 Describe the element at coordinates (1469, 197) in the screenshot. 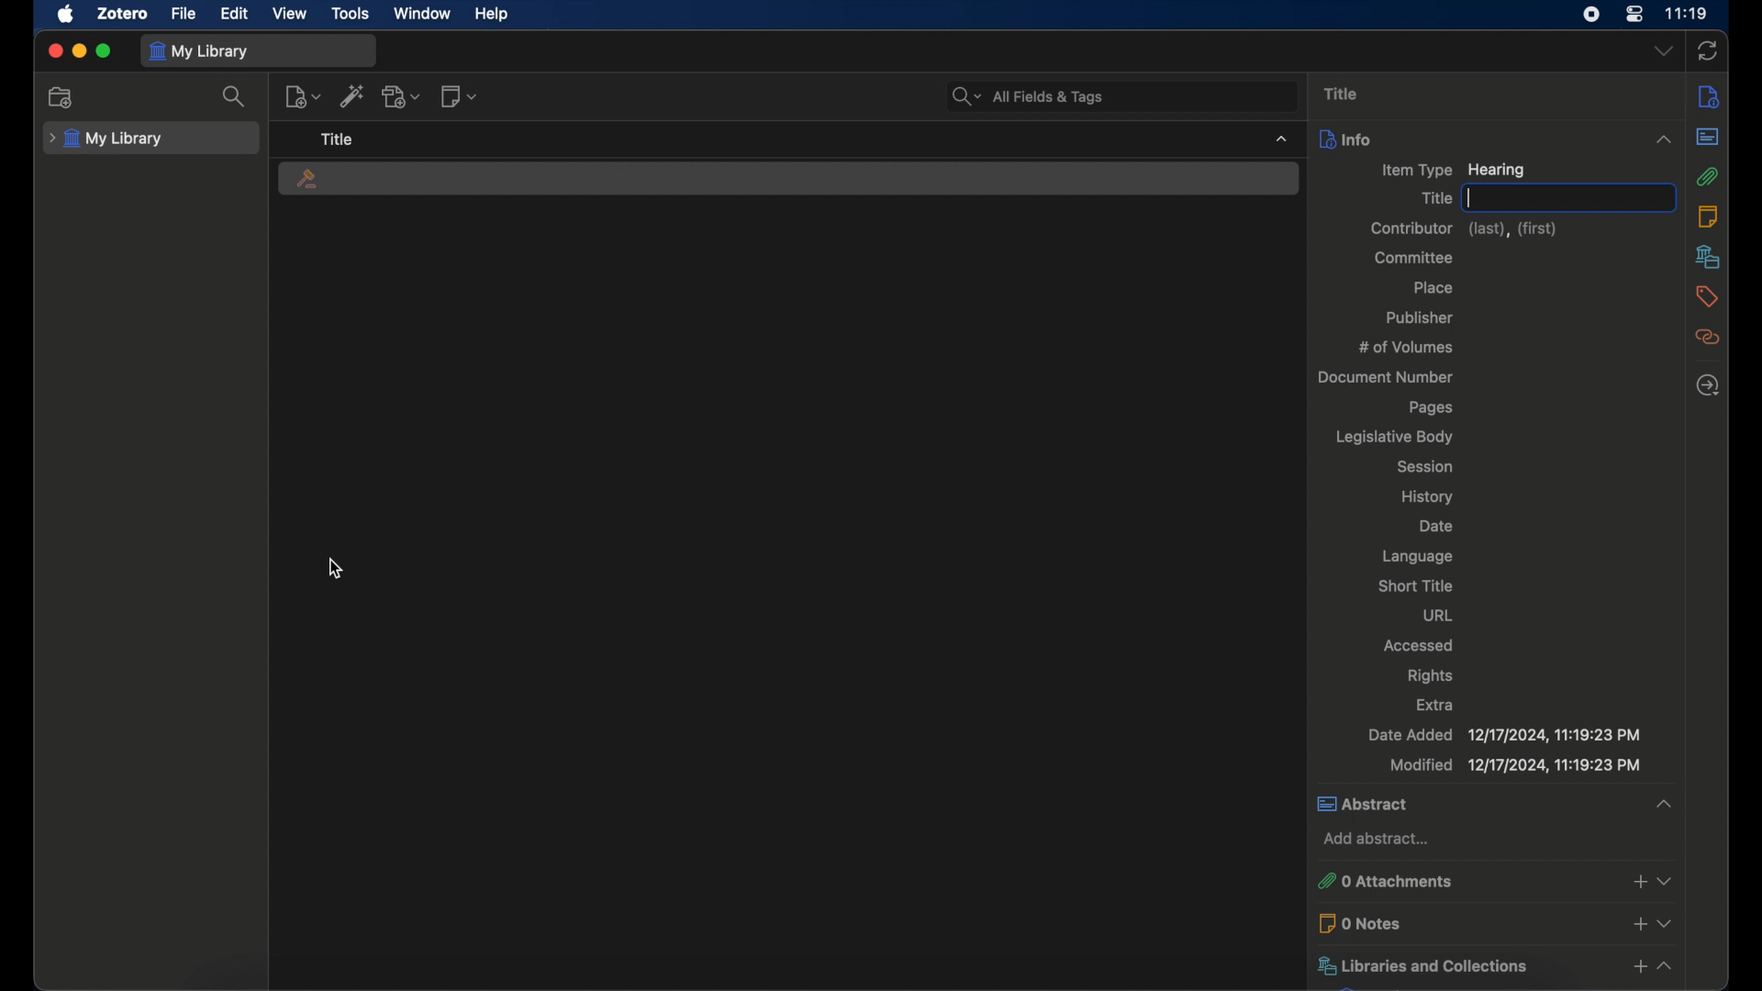

I see `text cursor` at that location.